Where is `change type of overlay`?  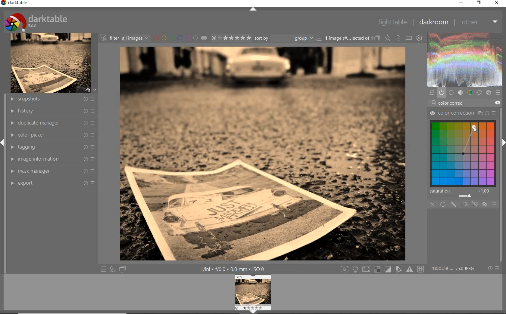 change type of overlay is located at coordinates (387, 38).